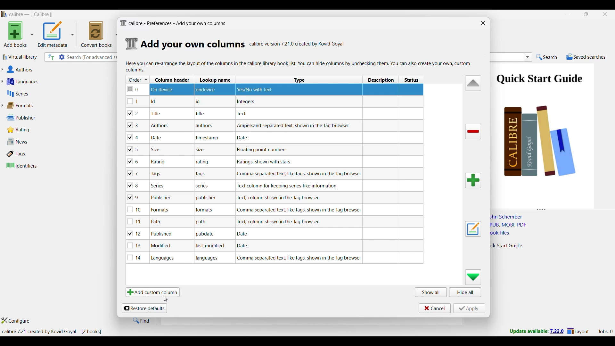  What do you see at coordinates (157, 150) in the screenshot?
I see `Note` at bounding box center [157, 150].